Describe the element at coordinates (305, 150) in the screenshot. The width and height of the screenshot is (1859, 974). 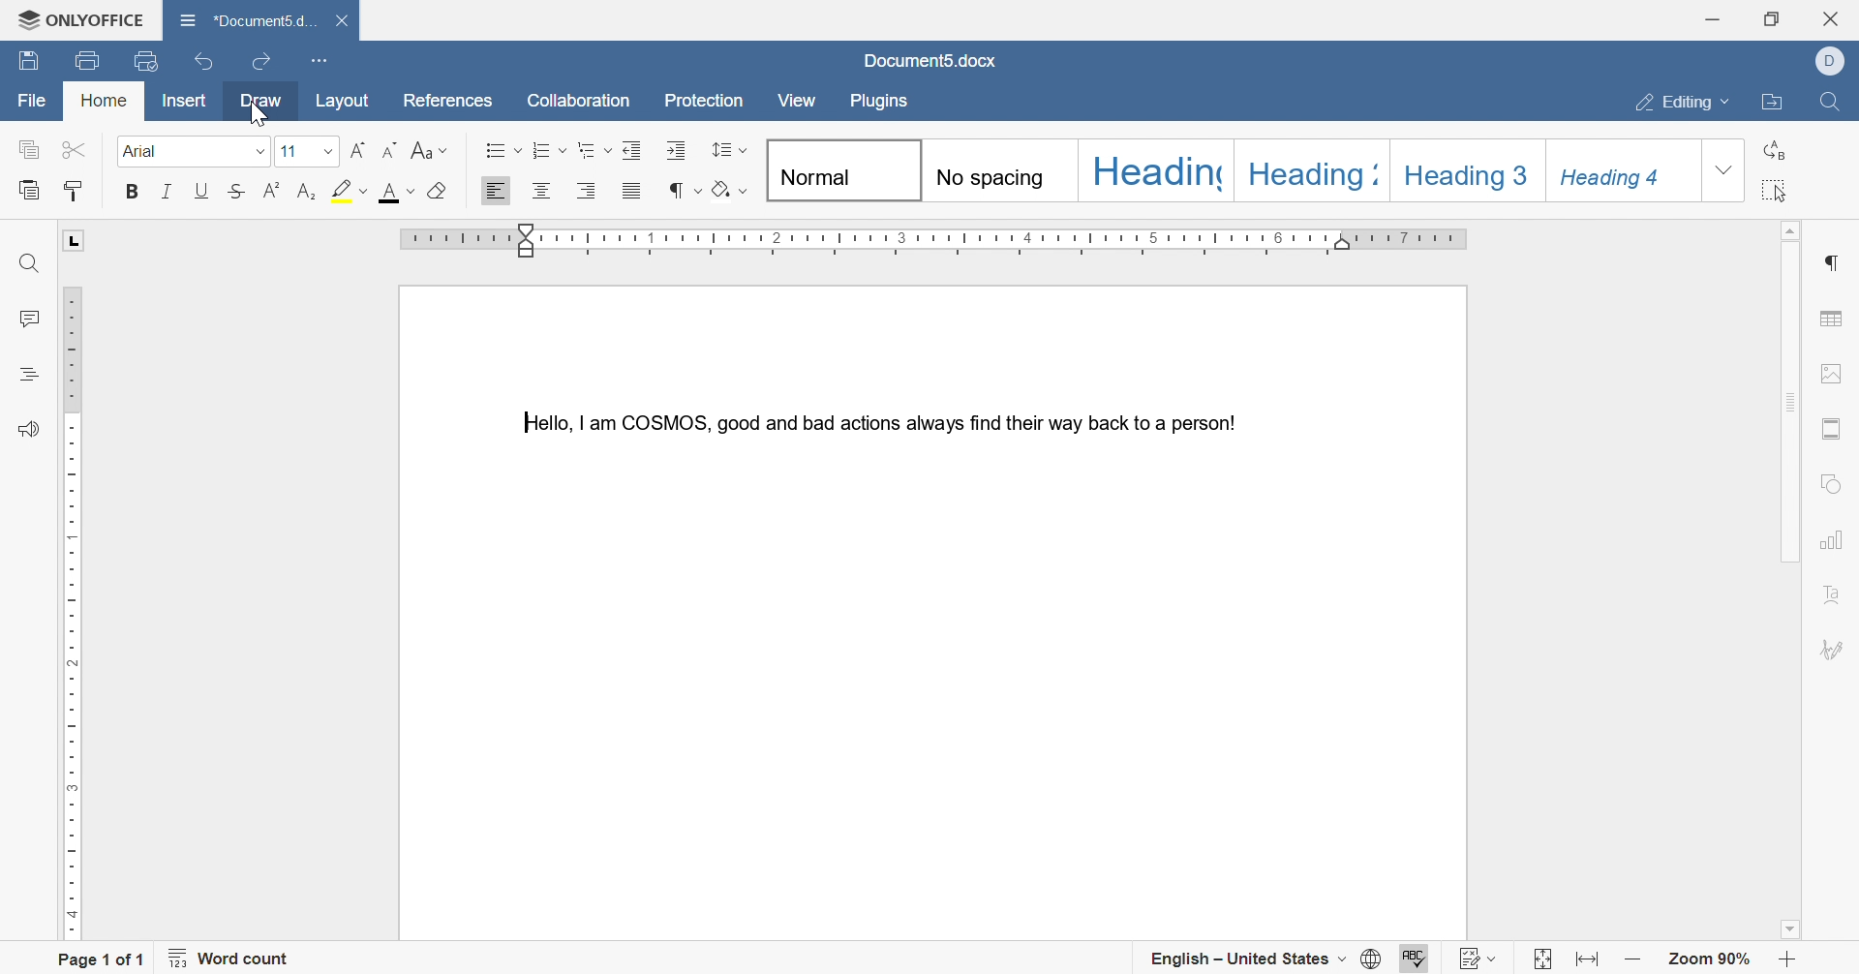
I see `11` at that location.